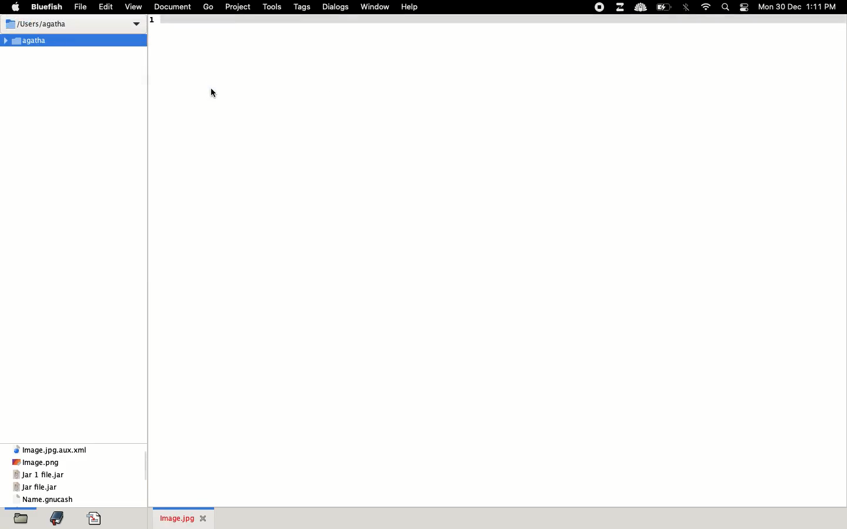  Describe the element at coordinates (48, 500) in the screenshot. I see `name.gnucash` at that location.